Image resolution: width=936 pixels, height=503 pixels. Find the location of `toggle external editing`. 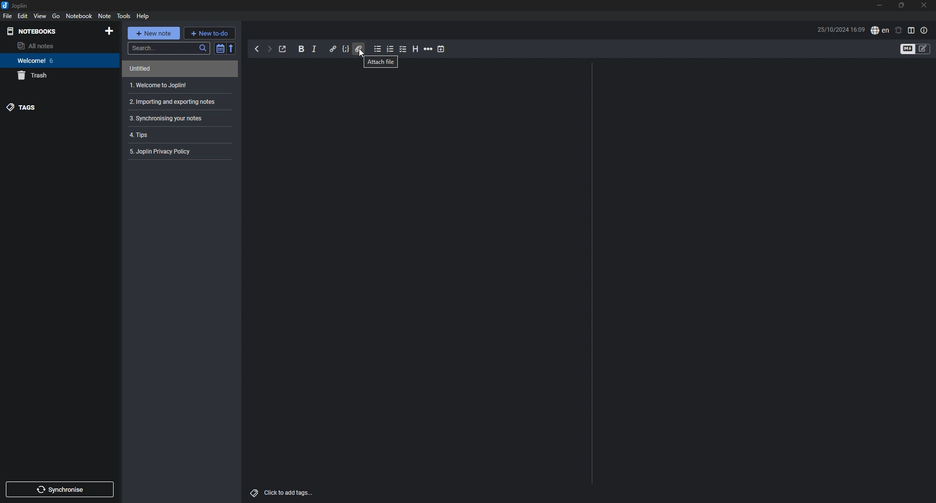

toggle external editing is located at coordinates (283, 49).